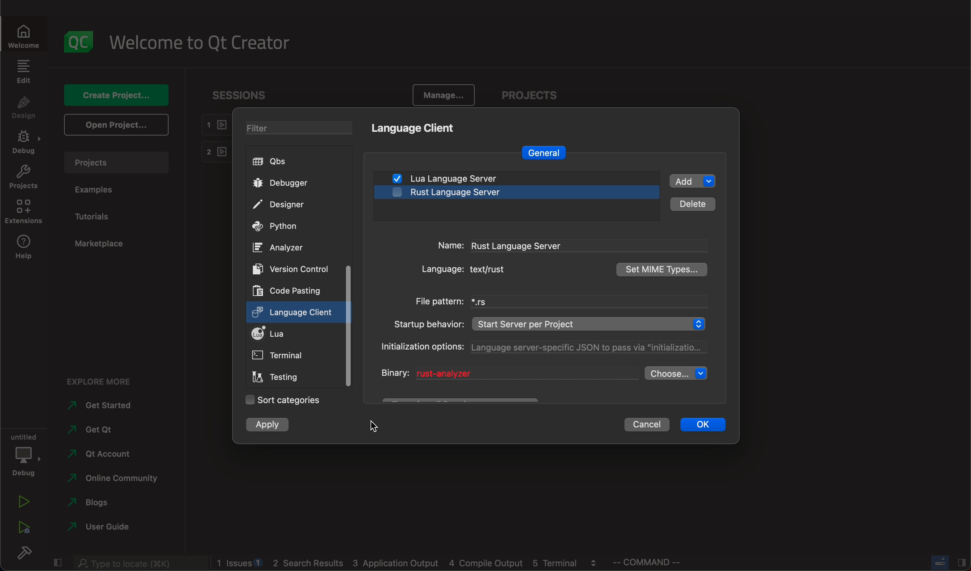 Image resolution: width=971 pixels, height=571 pixels. I want to click on filepattern, so click(556, 301).